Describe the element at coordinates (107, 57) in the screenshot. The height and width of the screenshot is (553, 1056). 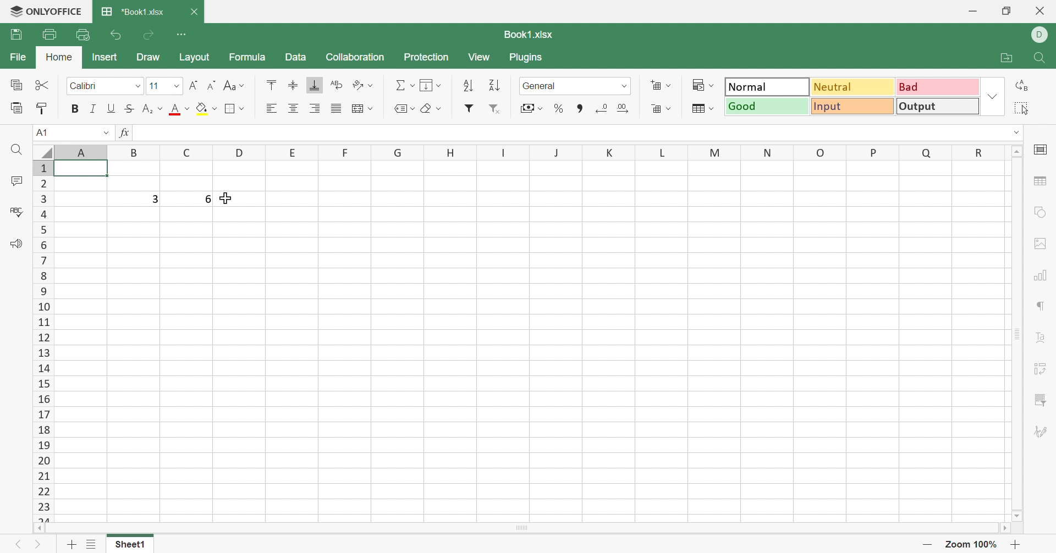
I see `Insert` at that location.